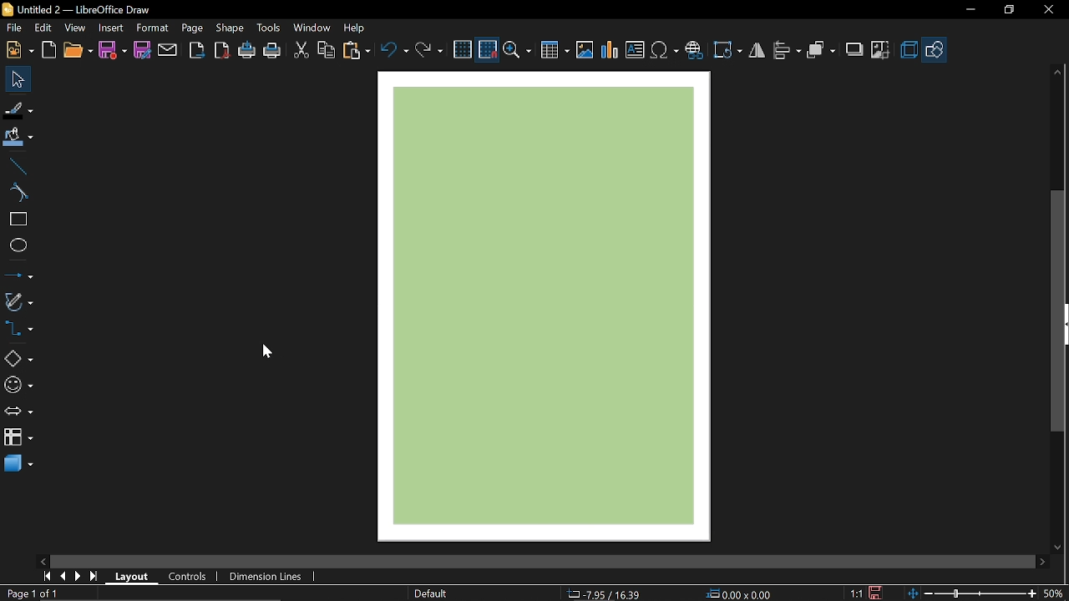  What do you see at coordinates (221, 50) in the screenshot?
I see `Export as pdf` at bounding box center [221, 50].